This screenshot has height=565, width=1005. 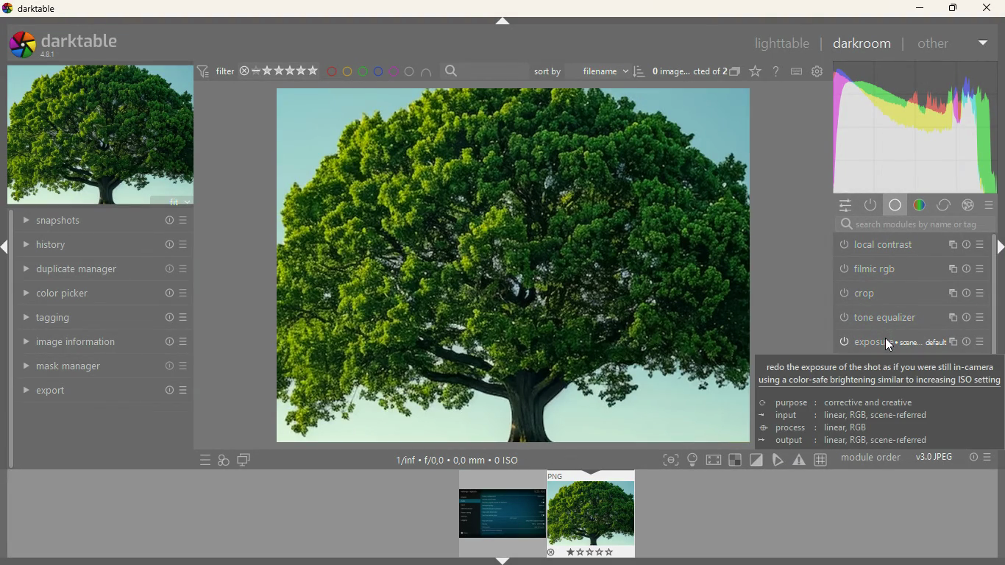 What do you see at coordinates (753, 72) in the screenshot?
I see `favorite` at bounding box center [753, 72].